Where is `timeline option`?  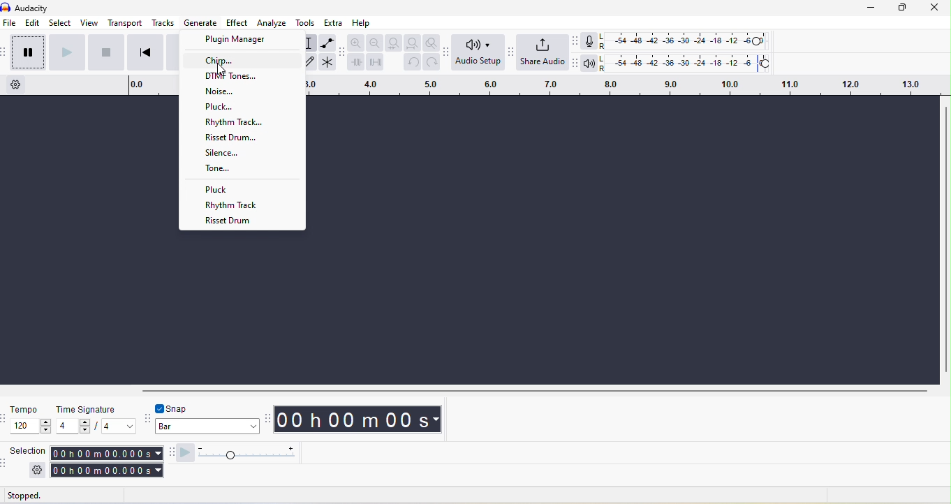 timeline option is located at coordinates (22, 84).